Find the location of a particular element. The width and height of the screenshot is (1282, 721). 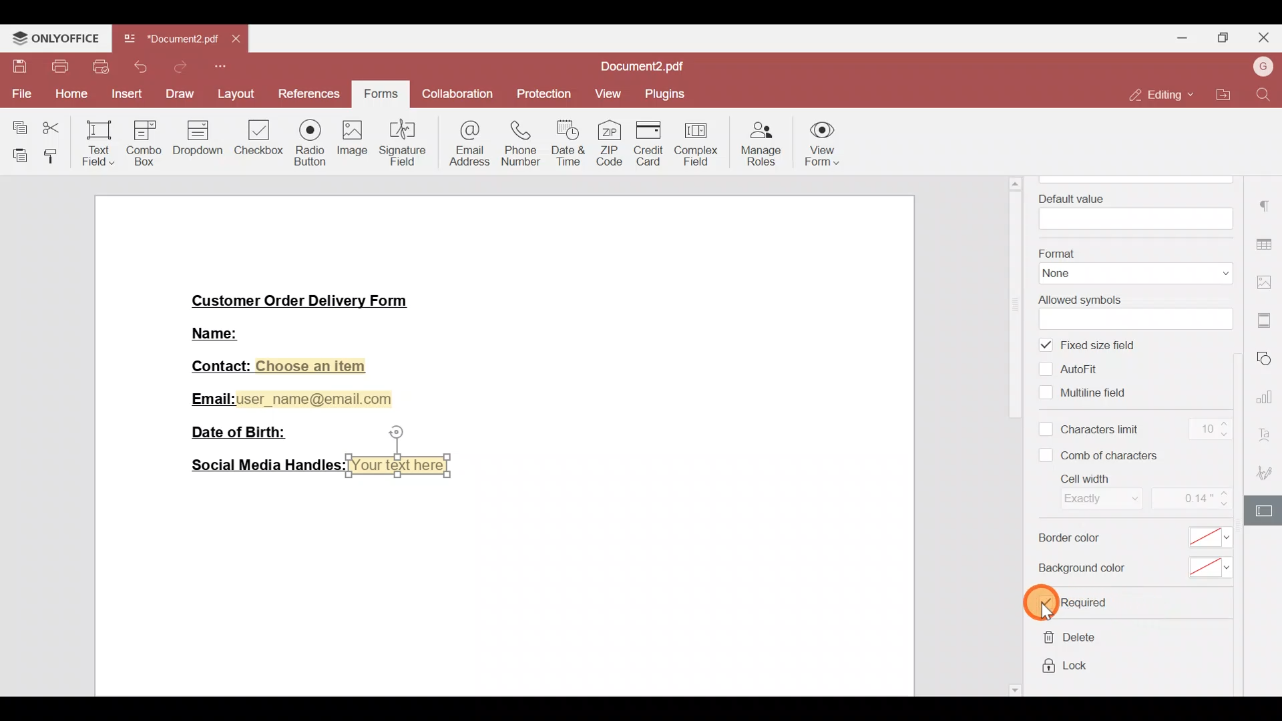

Complex field is located at coordinates (700, 141).